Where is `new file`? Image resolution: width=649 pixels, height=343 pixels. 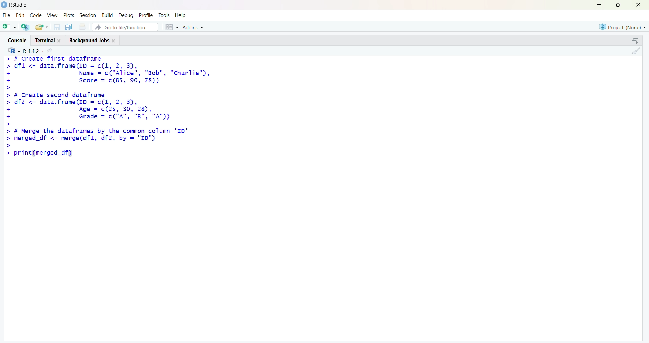 new file is located at coordinates (8, 26).